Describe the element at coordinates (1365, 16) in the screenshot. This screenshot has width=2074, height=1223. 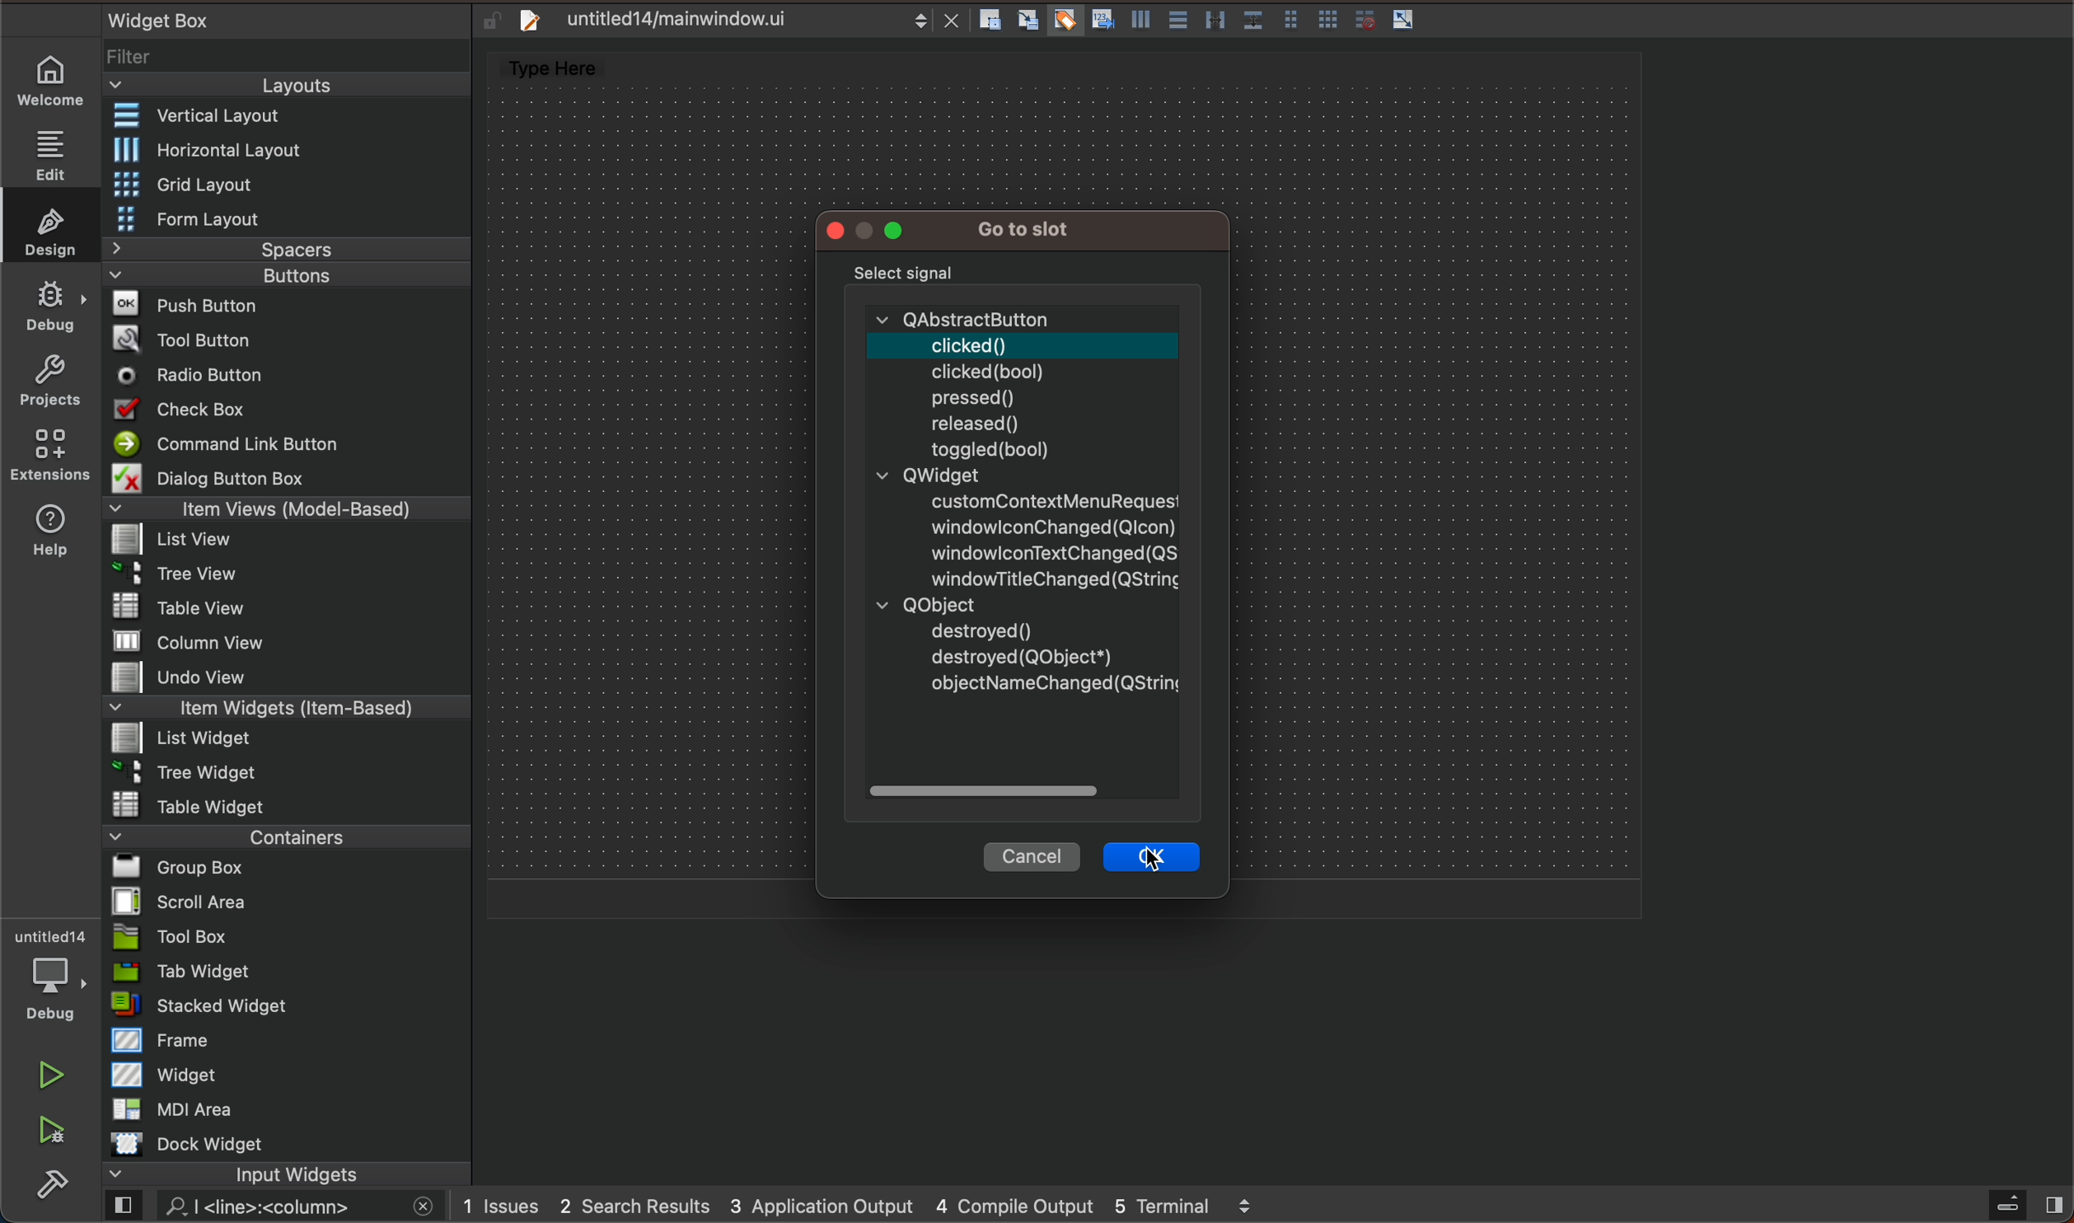
I see `` at that location.